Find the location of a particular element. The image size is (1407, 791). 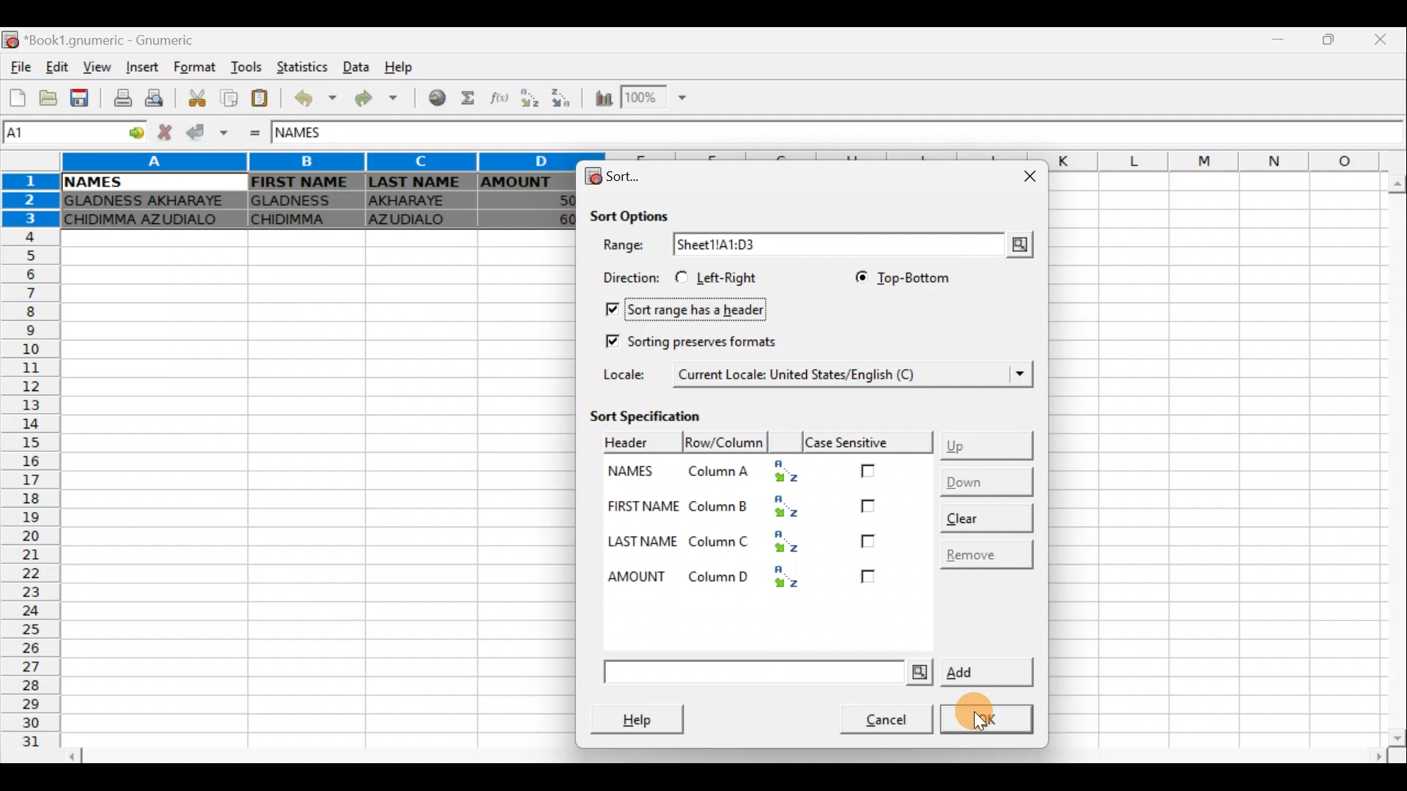

NAMES is located at coordinates (313, 134).